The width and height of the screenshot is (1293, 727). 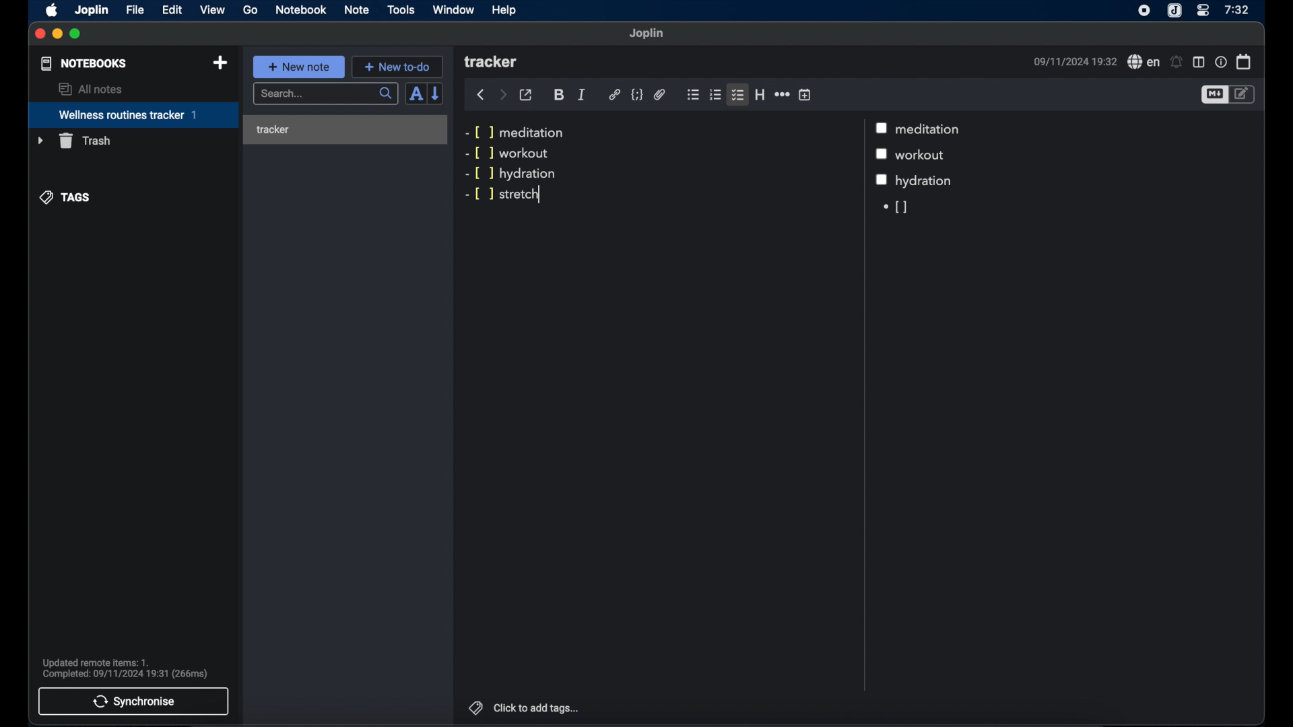 What do you see at coordinates (345, 129) in the screenshot?
I see `tracker` at bounding box center [345, 129].